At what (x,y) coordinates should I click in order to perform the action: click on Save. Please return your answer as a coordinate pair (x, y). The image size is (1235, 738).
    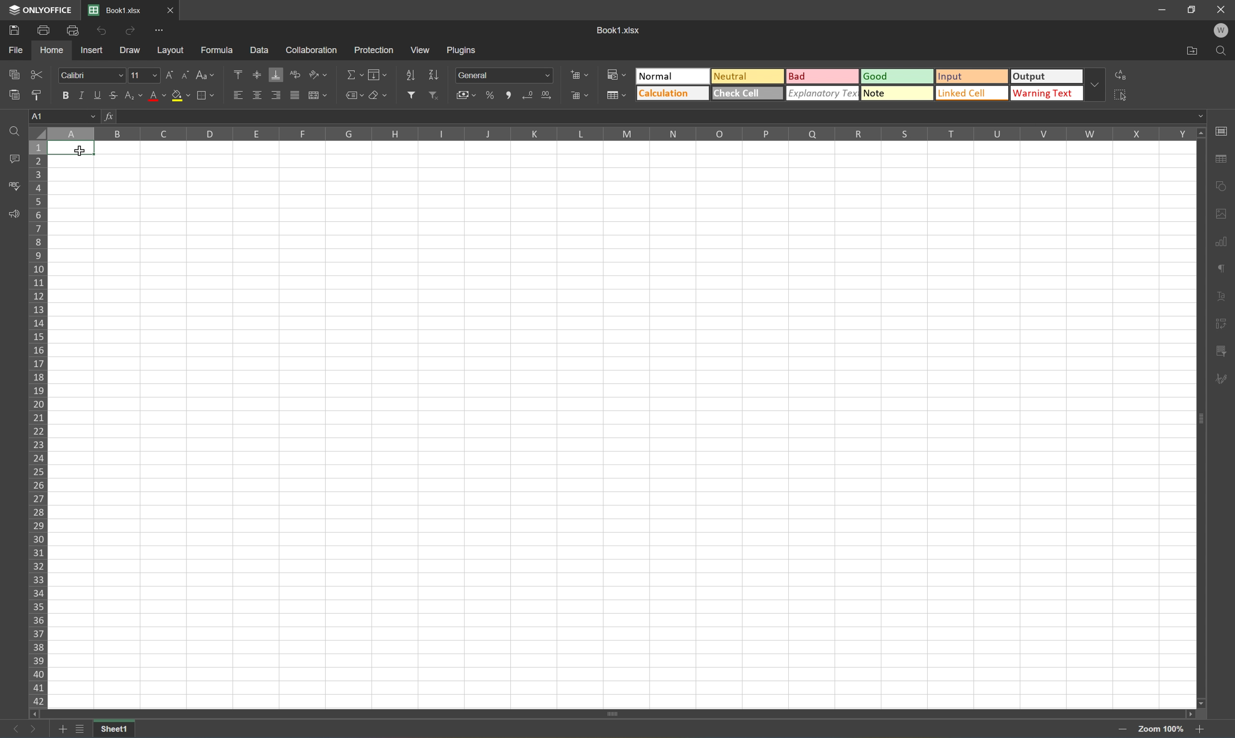
    Looking at the image, I should click on (11, 31).